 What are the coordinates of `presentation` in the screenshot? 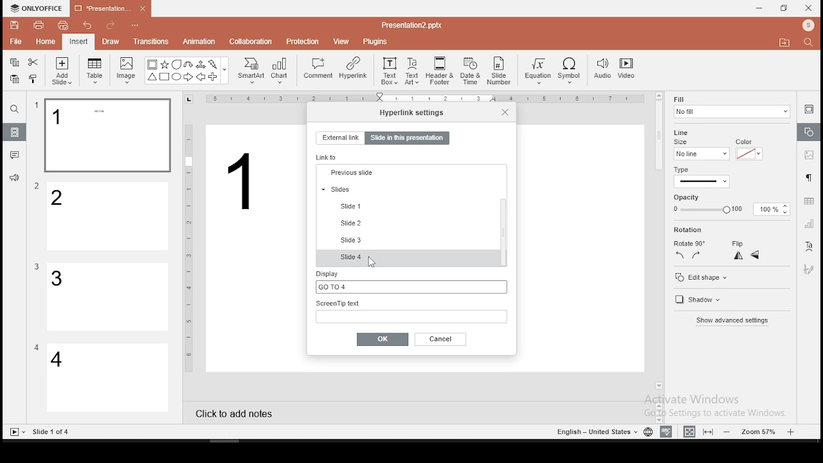 It's located at (109, 10).